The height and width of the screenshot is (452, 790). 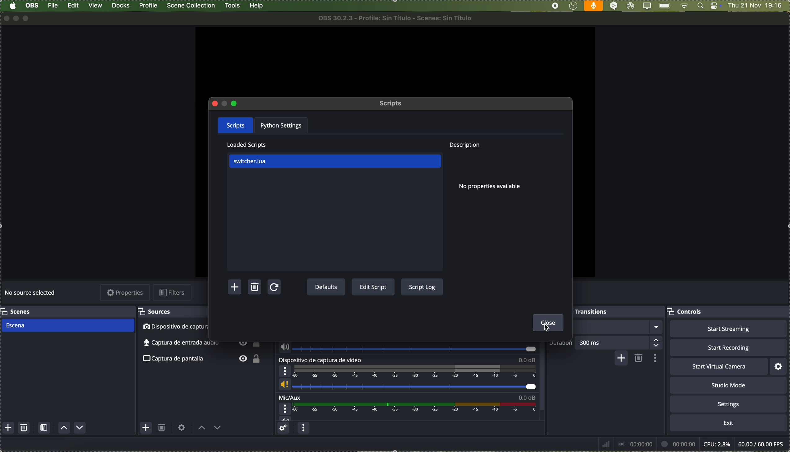 What do you see at coordinates (779, 366) in the screenshot?
I see `settings` at bounding box center [779, 366].